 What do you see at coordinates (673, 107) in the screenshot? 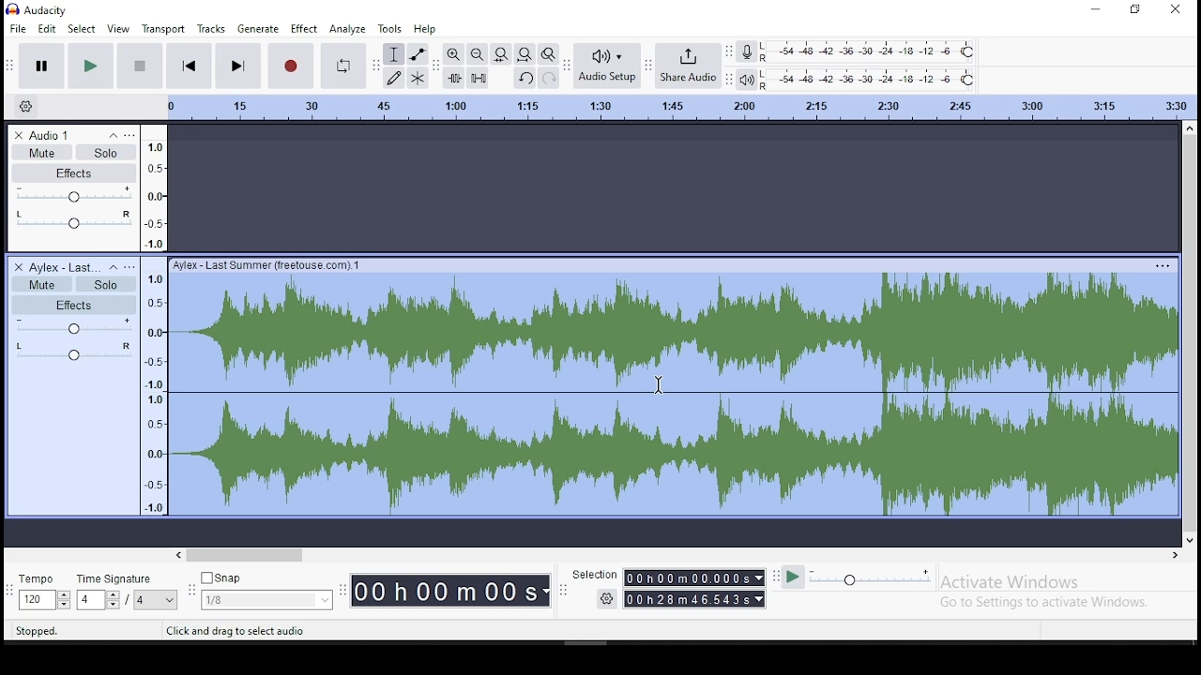
I see `scale` at bounding box center [673, 107].